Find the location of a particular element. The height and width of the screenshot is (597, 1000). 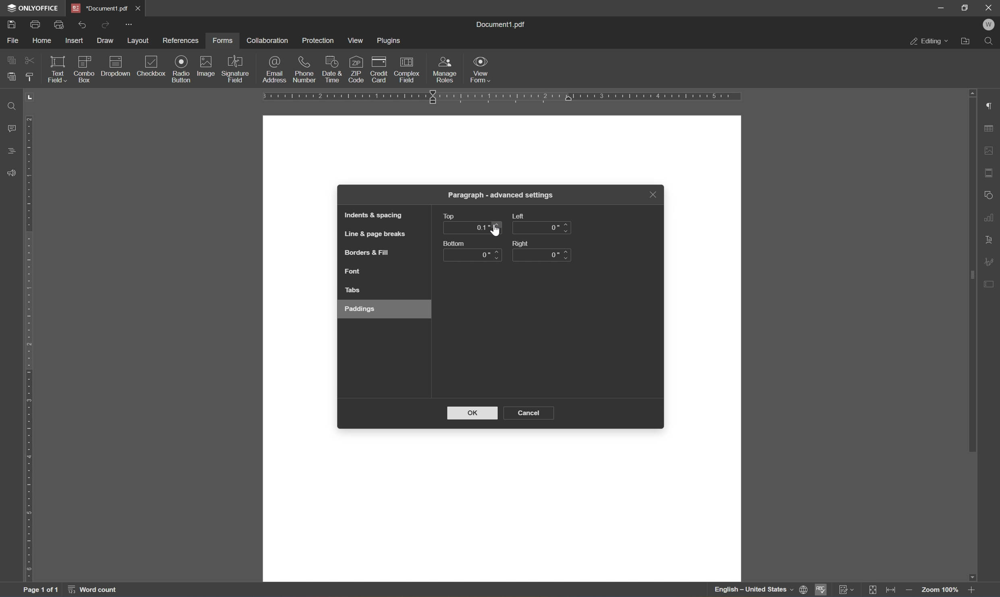

ruler is located at coordinates (31, 349).